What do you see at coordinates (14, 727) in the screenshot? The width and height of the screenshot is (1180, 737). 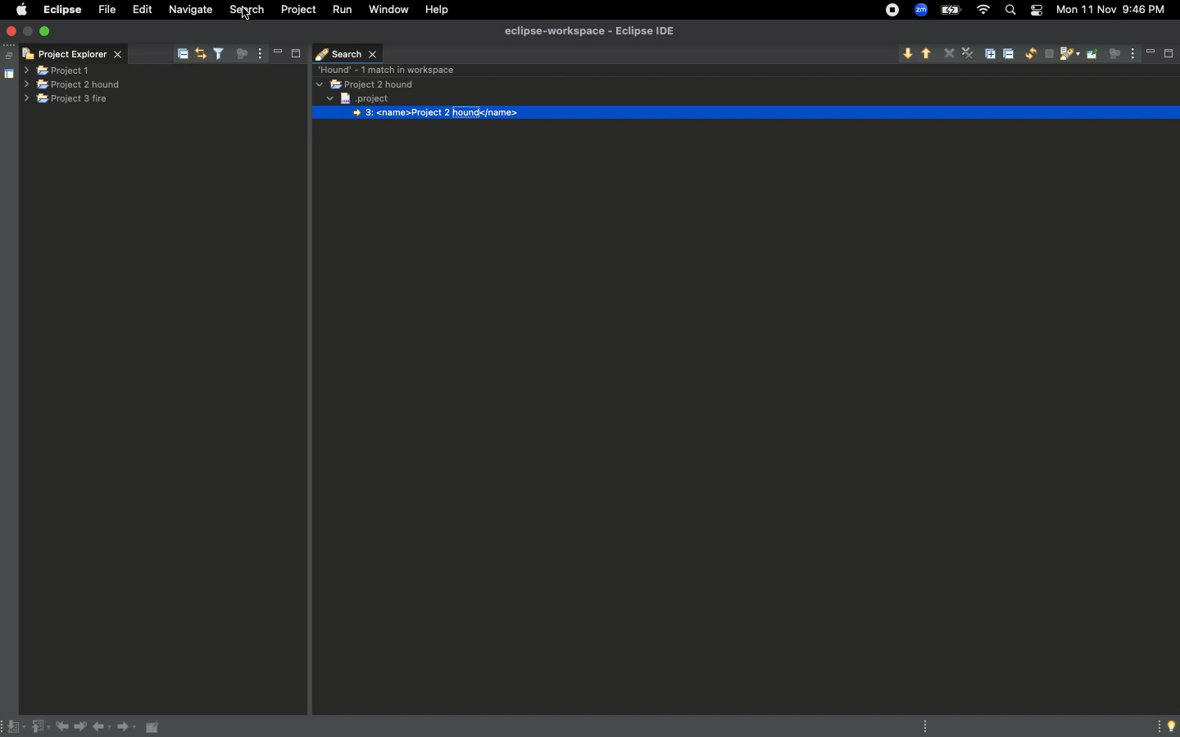 I see `Next annotation` at bounding box center [14, 727].